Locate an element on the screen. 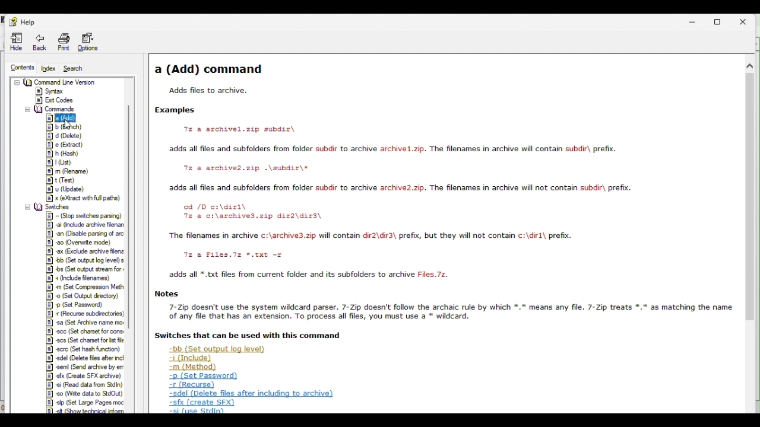 The image size is (760, 427). text is located at coordinates (228, 254).